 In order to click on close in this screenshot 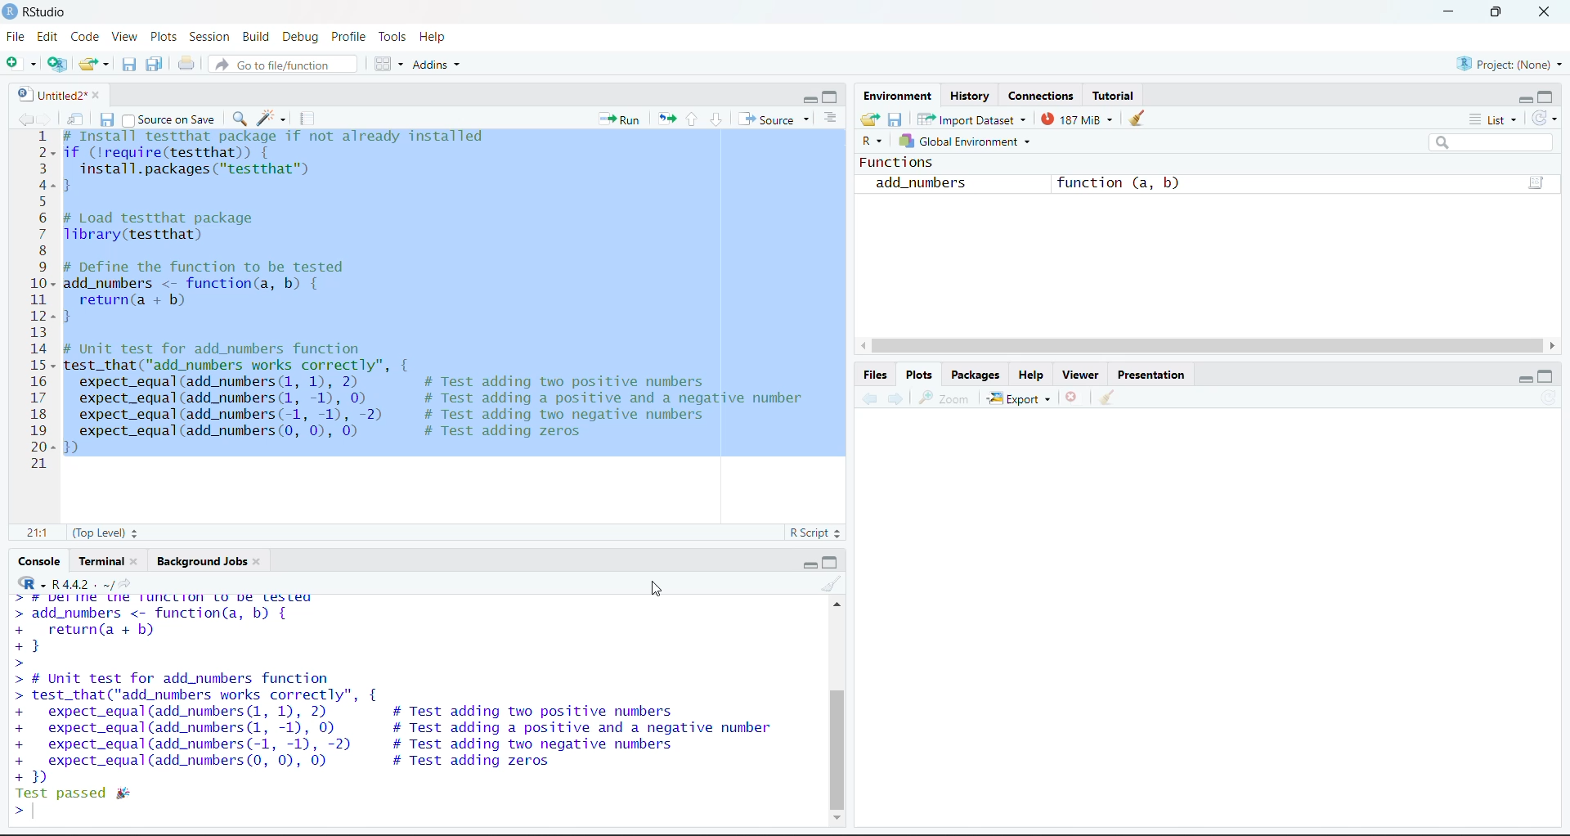, I will do `click(137, 559)`.